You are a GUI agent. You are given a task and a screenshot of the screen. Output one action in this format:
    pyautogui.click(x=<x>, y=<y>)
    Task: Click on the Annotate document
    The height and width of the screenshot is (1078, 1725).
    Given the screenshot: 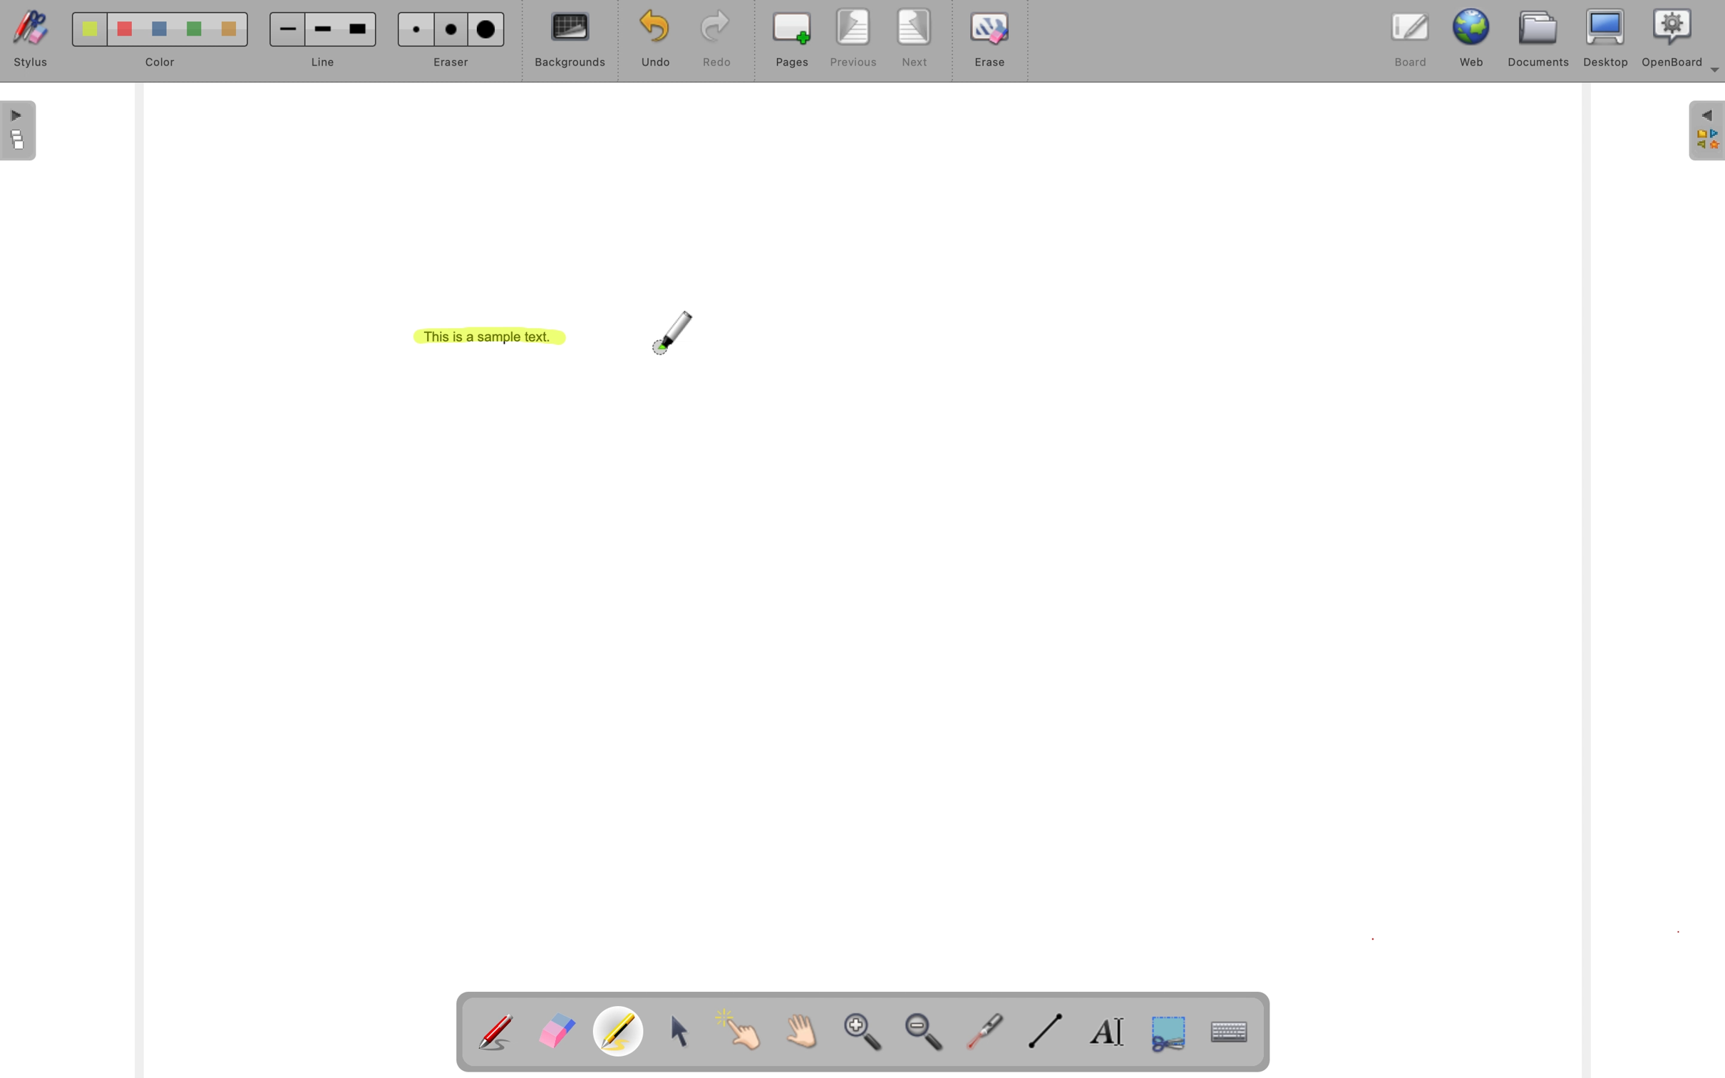 What is the action you would take?
    pyautogui.click(x=497, y=1029)
    